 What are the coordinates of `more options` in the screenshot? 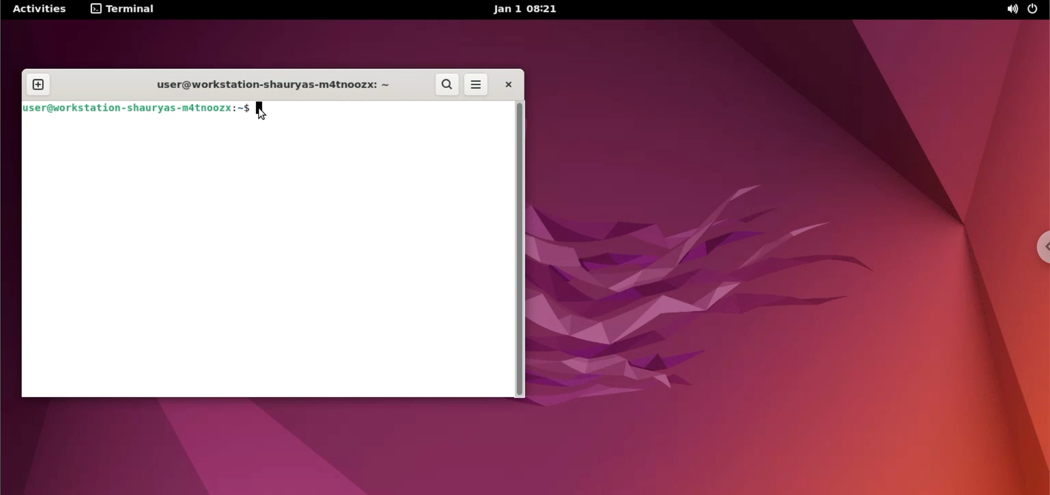 It's located at (477, 86).